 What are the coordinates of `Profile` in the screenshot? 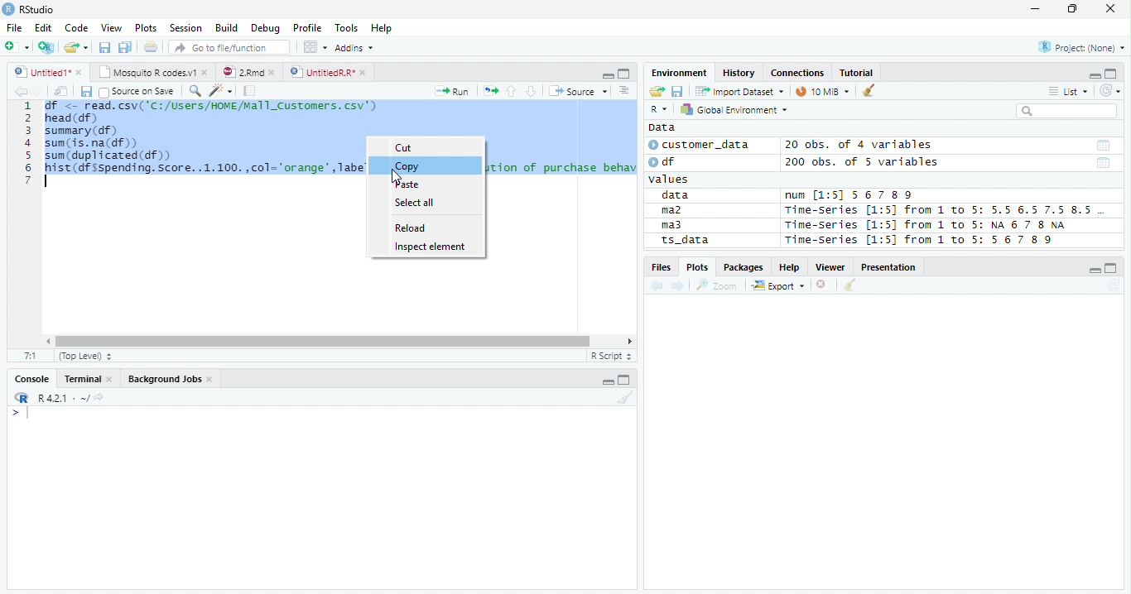 It's located at (306, 28).